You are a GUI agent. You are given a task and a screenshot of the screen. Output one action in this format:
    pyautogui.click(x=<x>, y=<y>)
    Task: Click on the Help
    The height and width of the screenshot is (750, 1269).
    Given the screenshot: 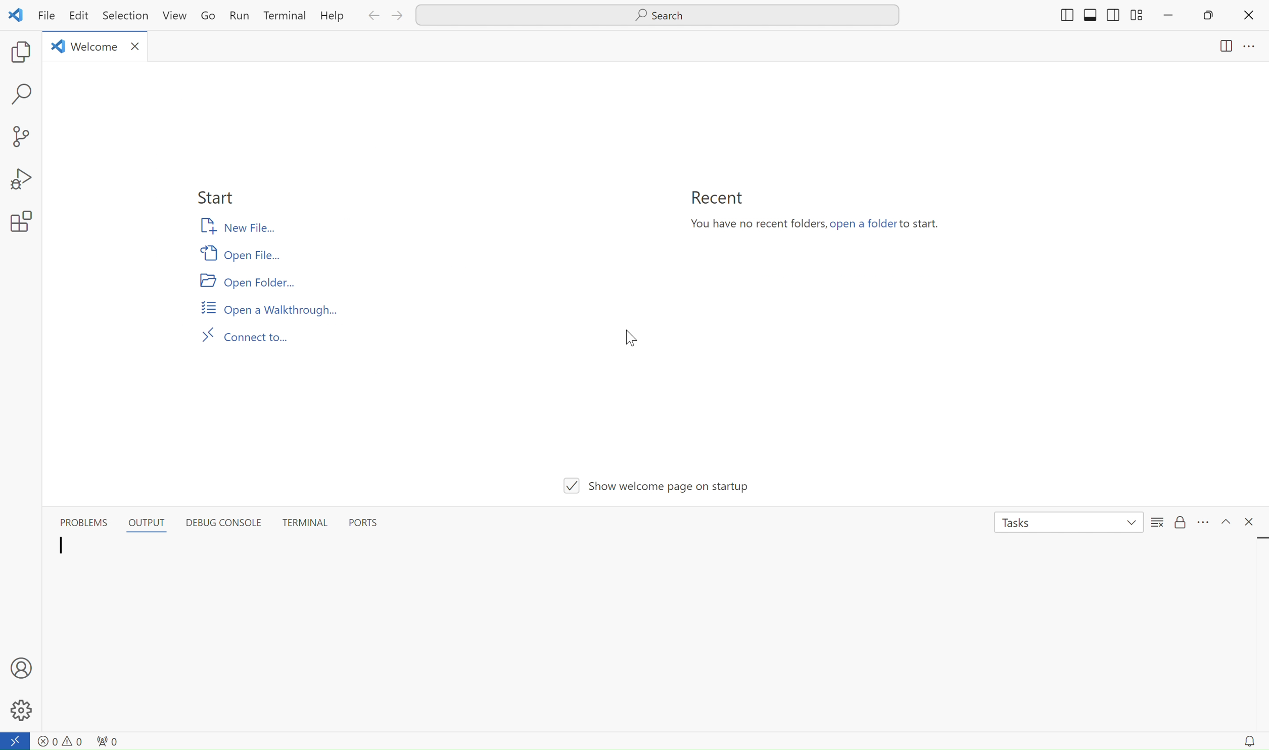 What is the action you would take?
    pyautogui.click(x=331, y=18)
    